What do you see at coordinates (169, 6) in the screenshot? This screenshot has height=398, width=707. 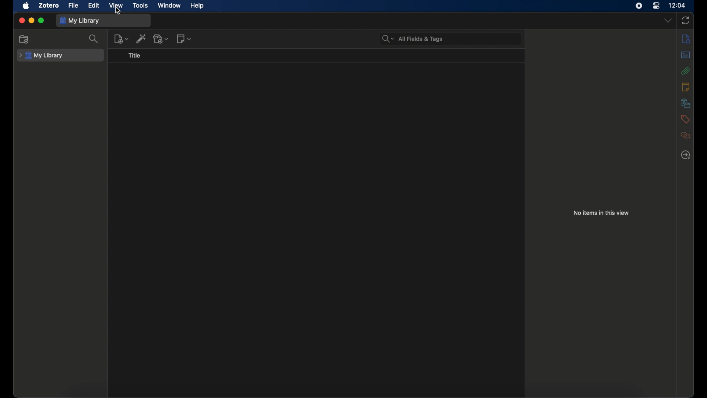 I see `window` at bounding box center [169, 6].